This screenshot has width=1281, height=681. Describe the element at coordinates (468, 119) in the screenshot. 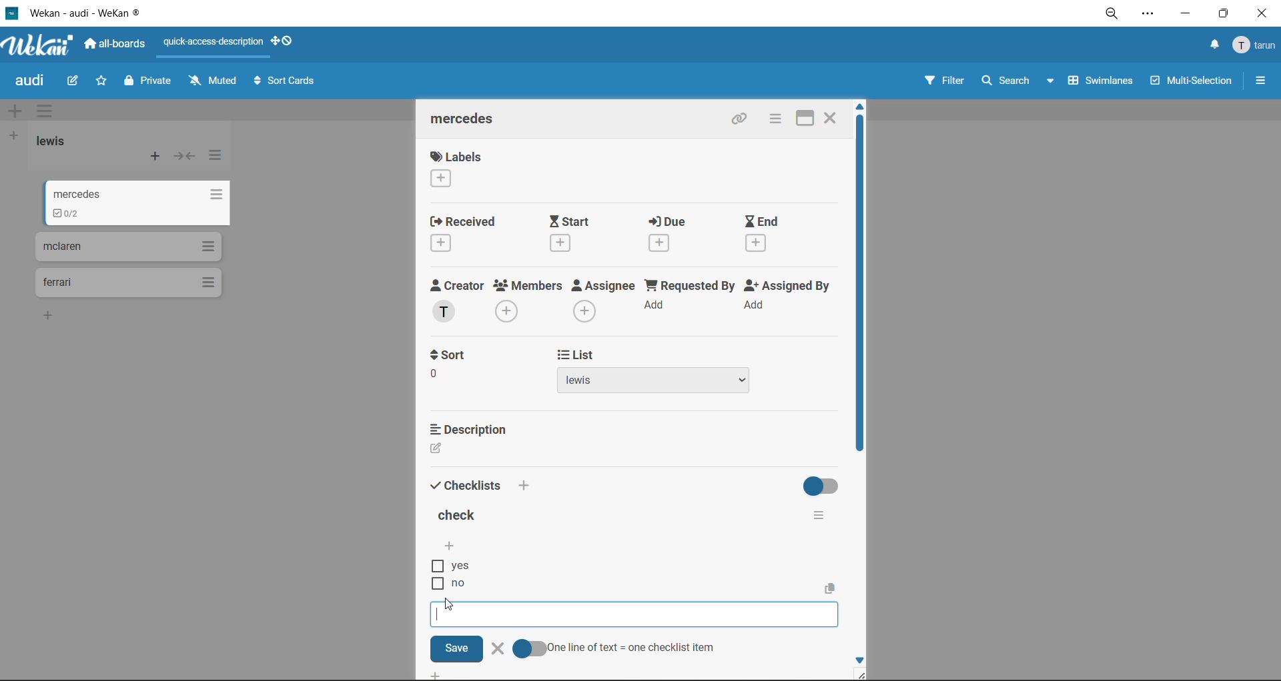

I see `mercedes` at that location.